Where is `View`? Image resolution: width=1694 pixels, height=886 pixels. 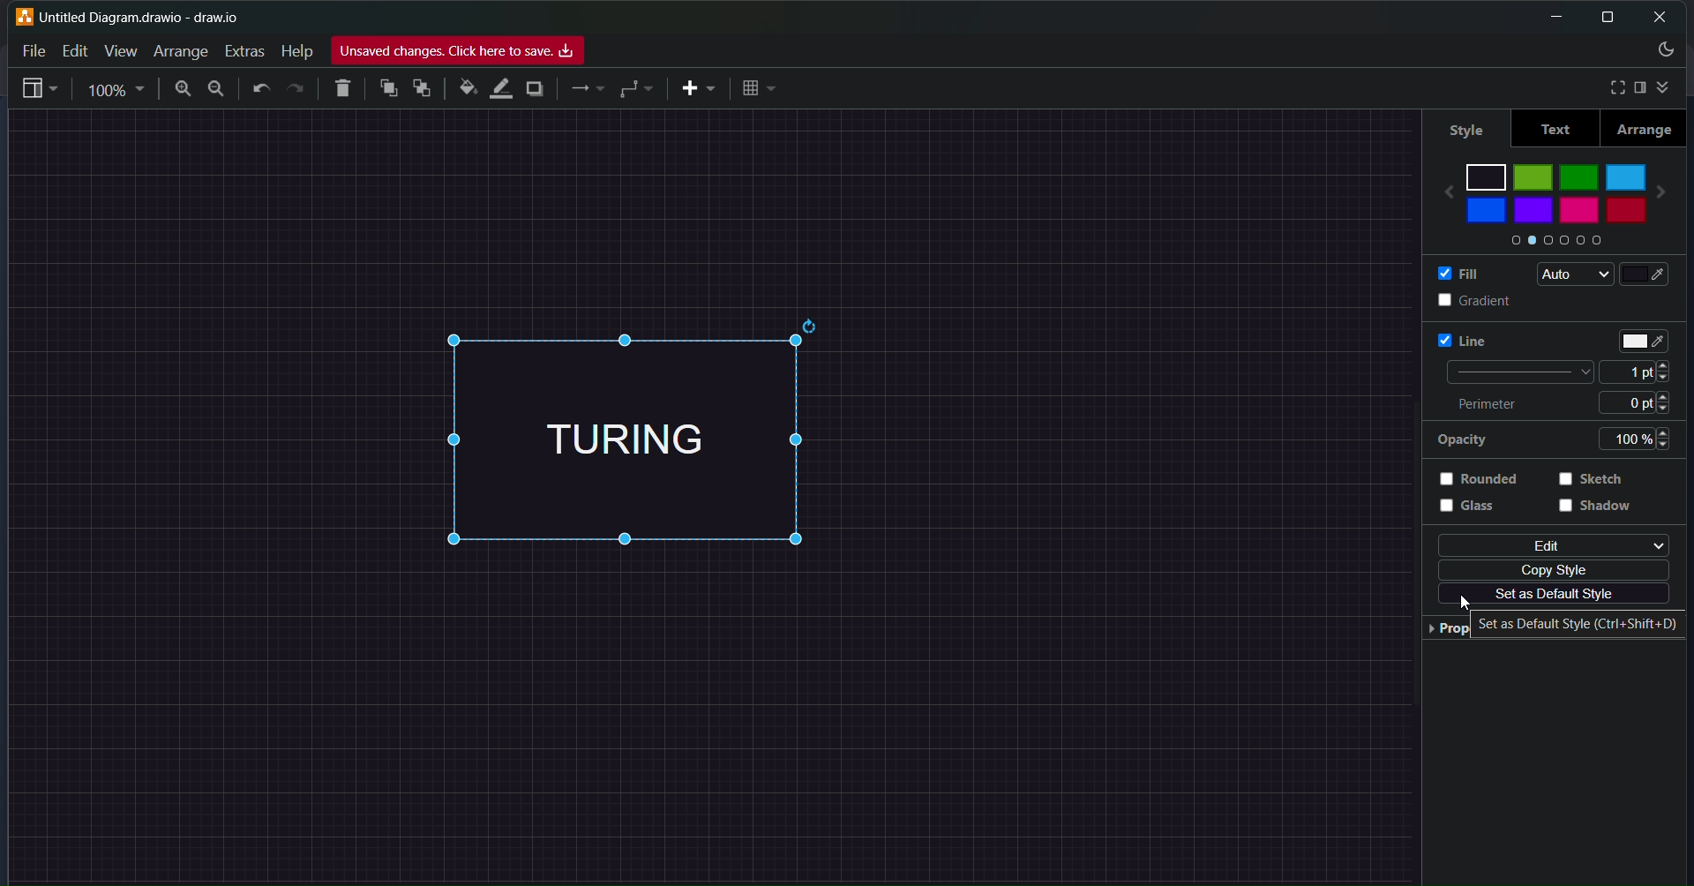 View is located at coordinates (120, 50).